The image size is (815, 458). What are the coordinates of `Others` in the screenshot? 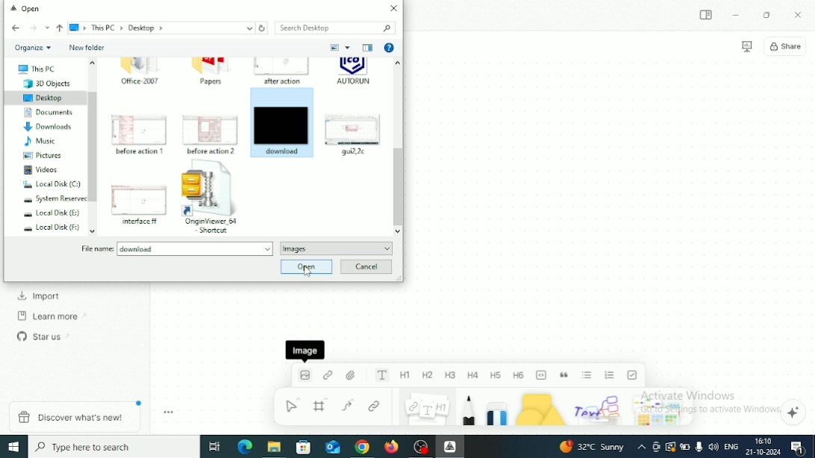 It's located at (599, 408).